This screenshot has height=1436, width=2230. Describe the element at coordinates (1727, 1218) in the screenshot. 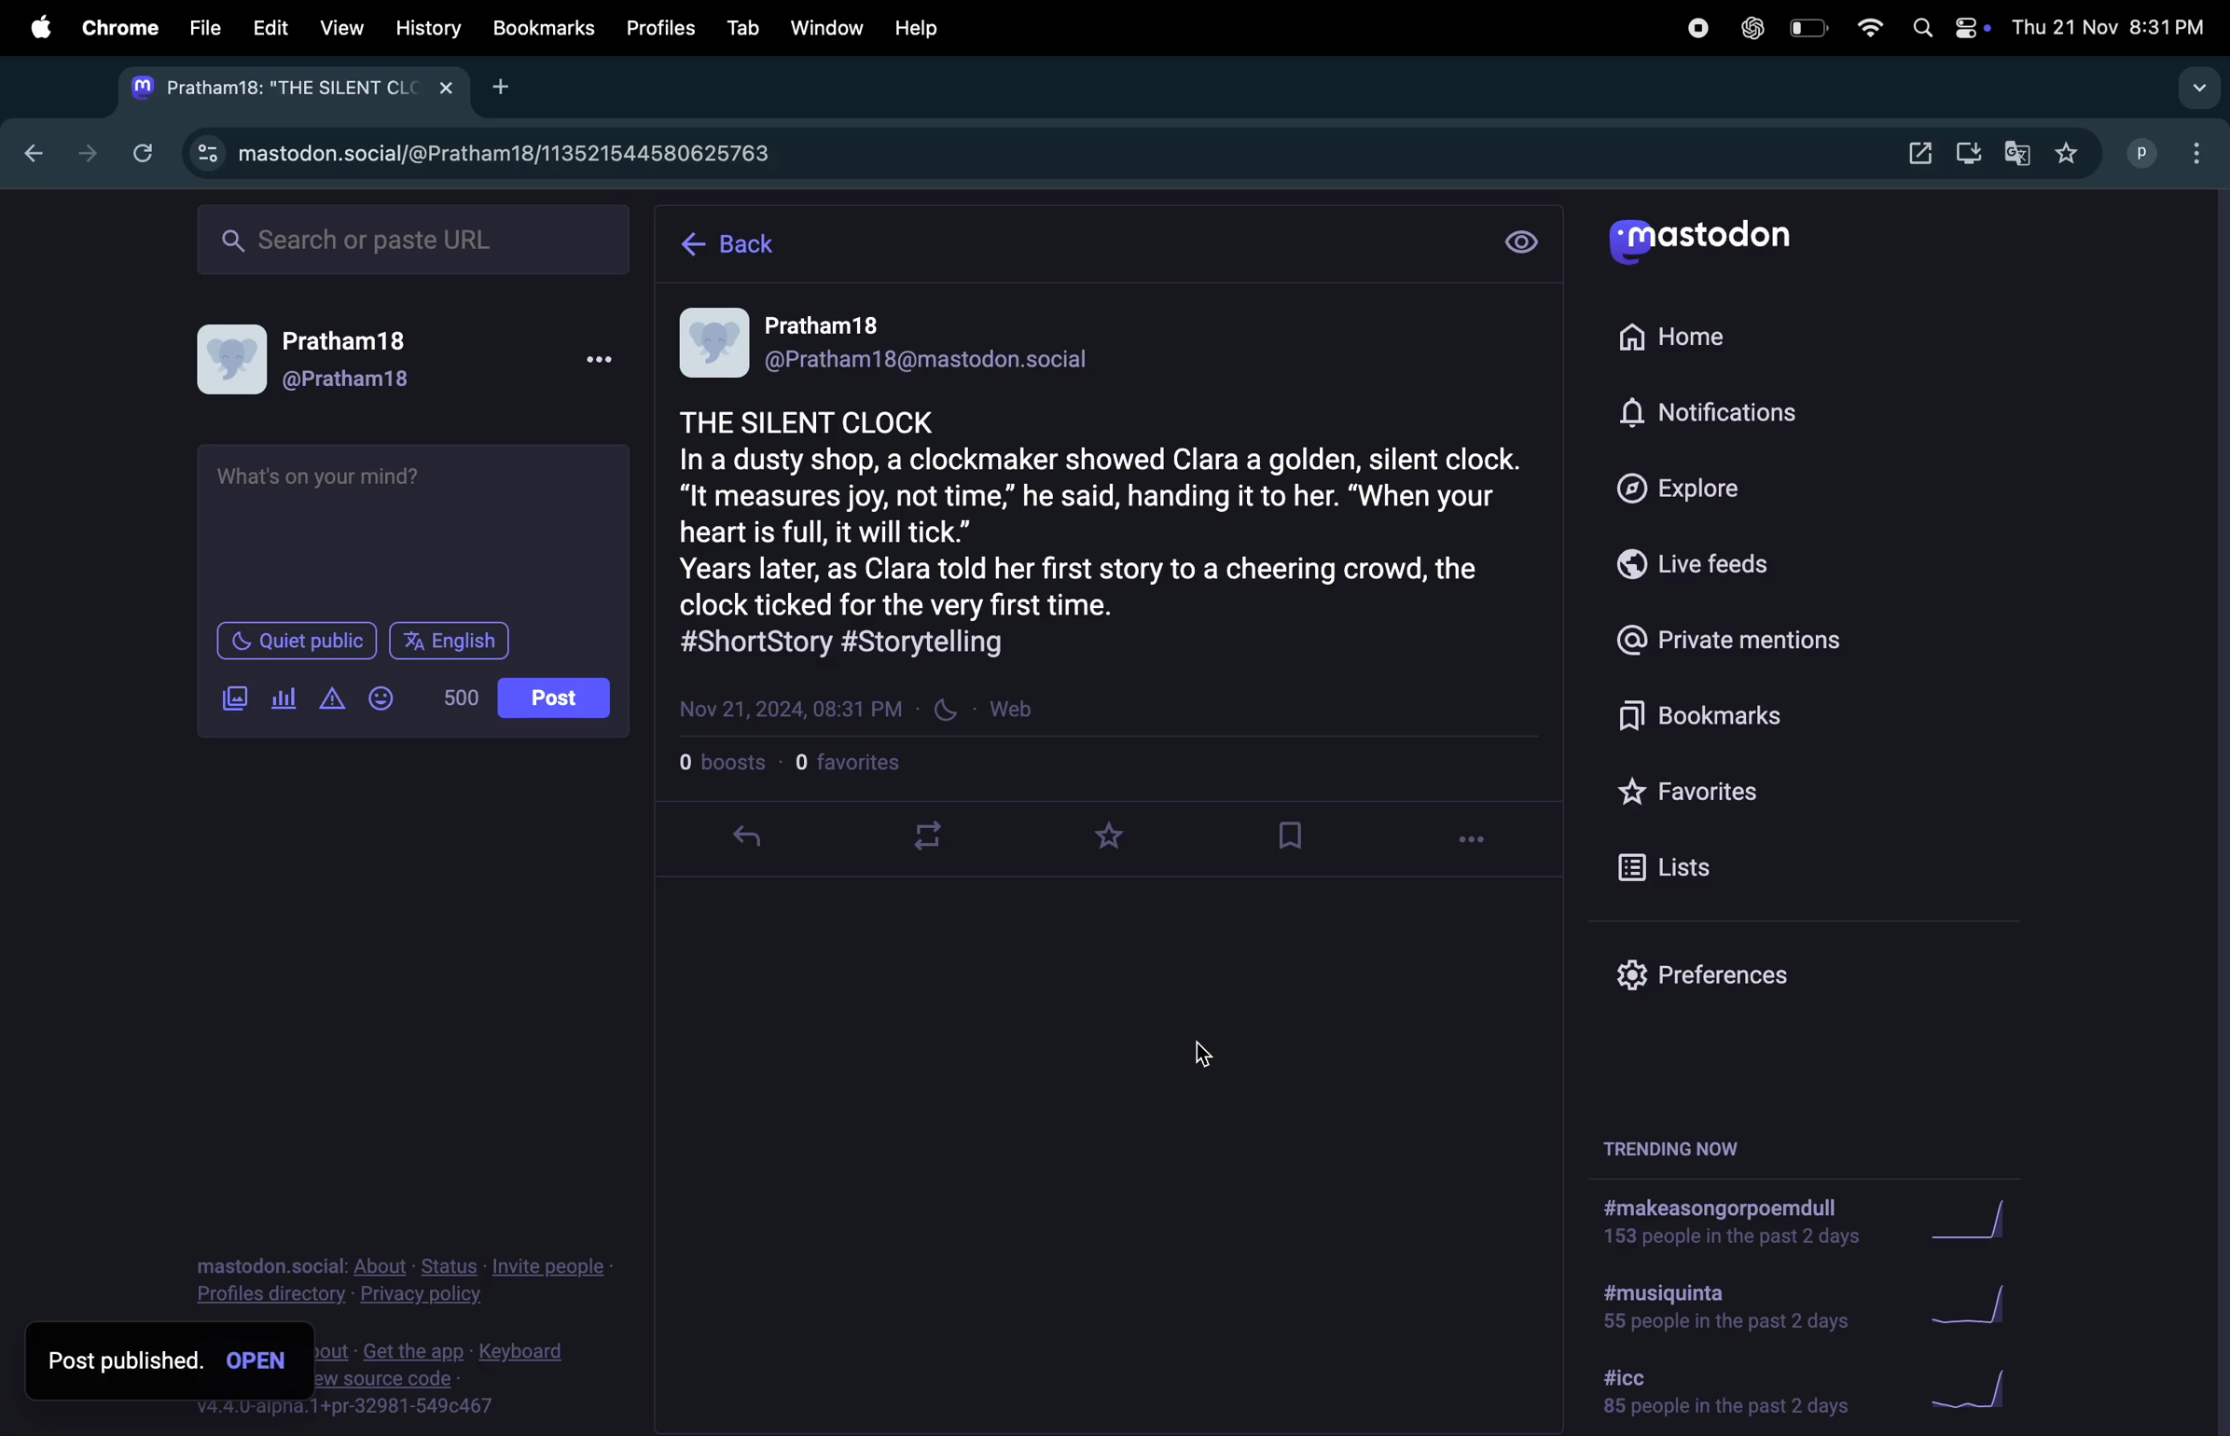

I see `hashtag` at that location.